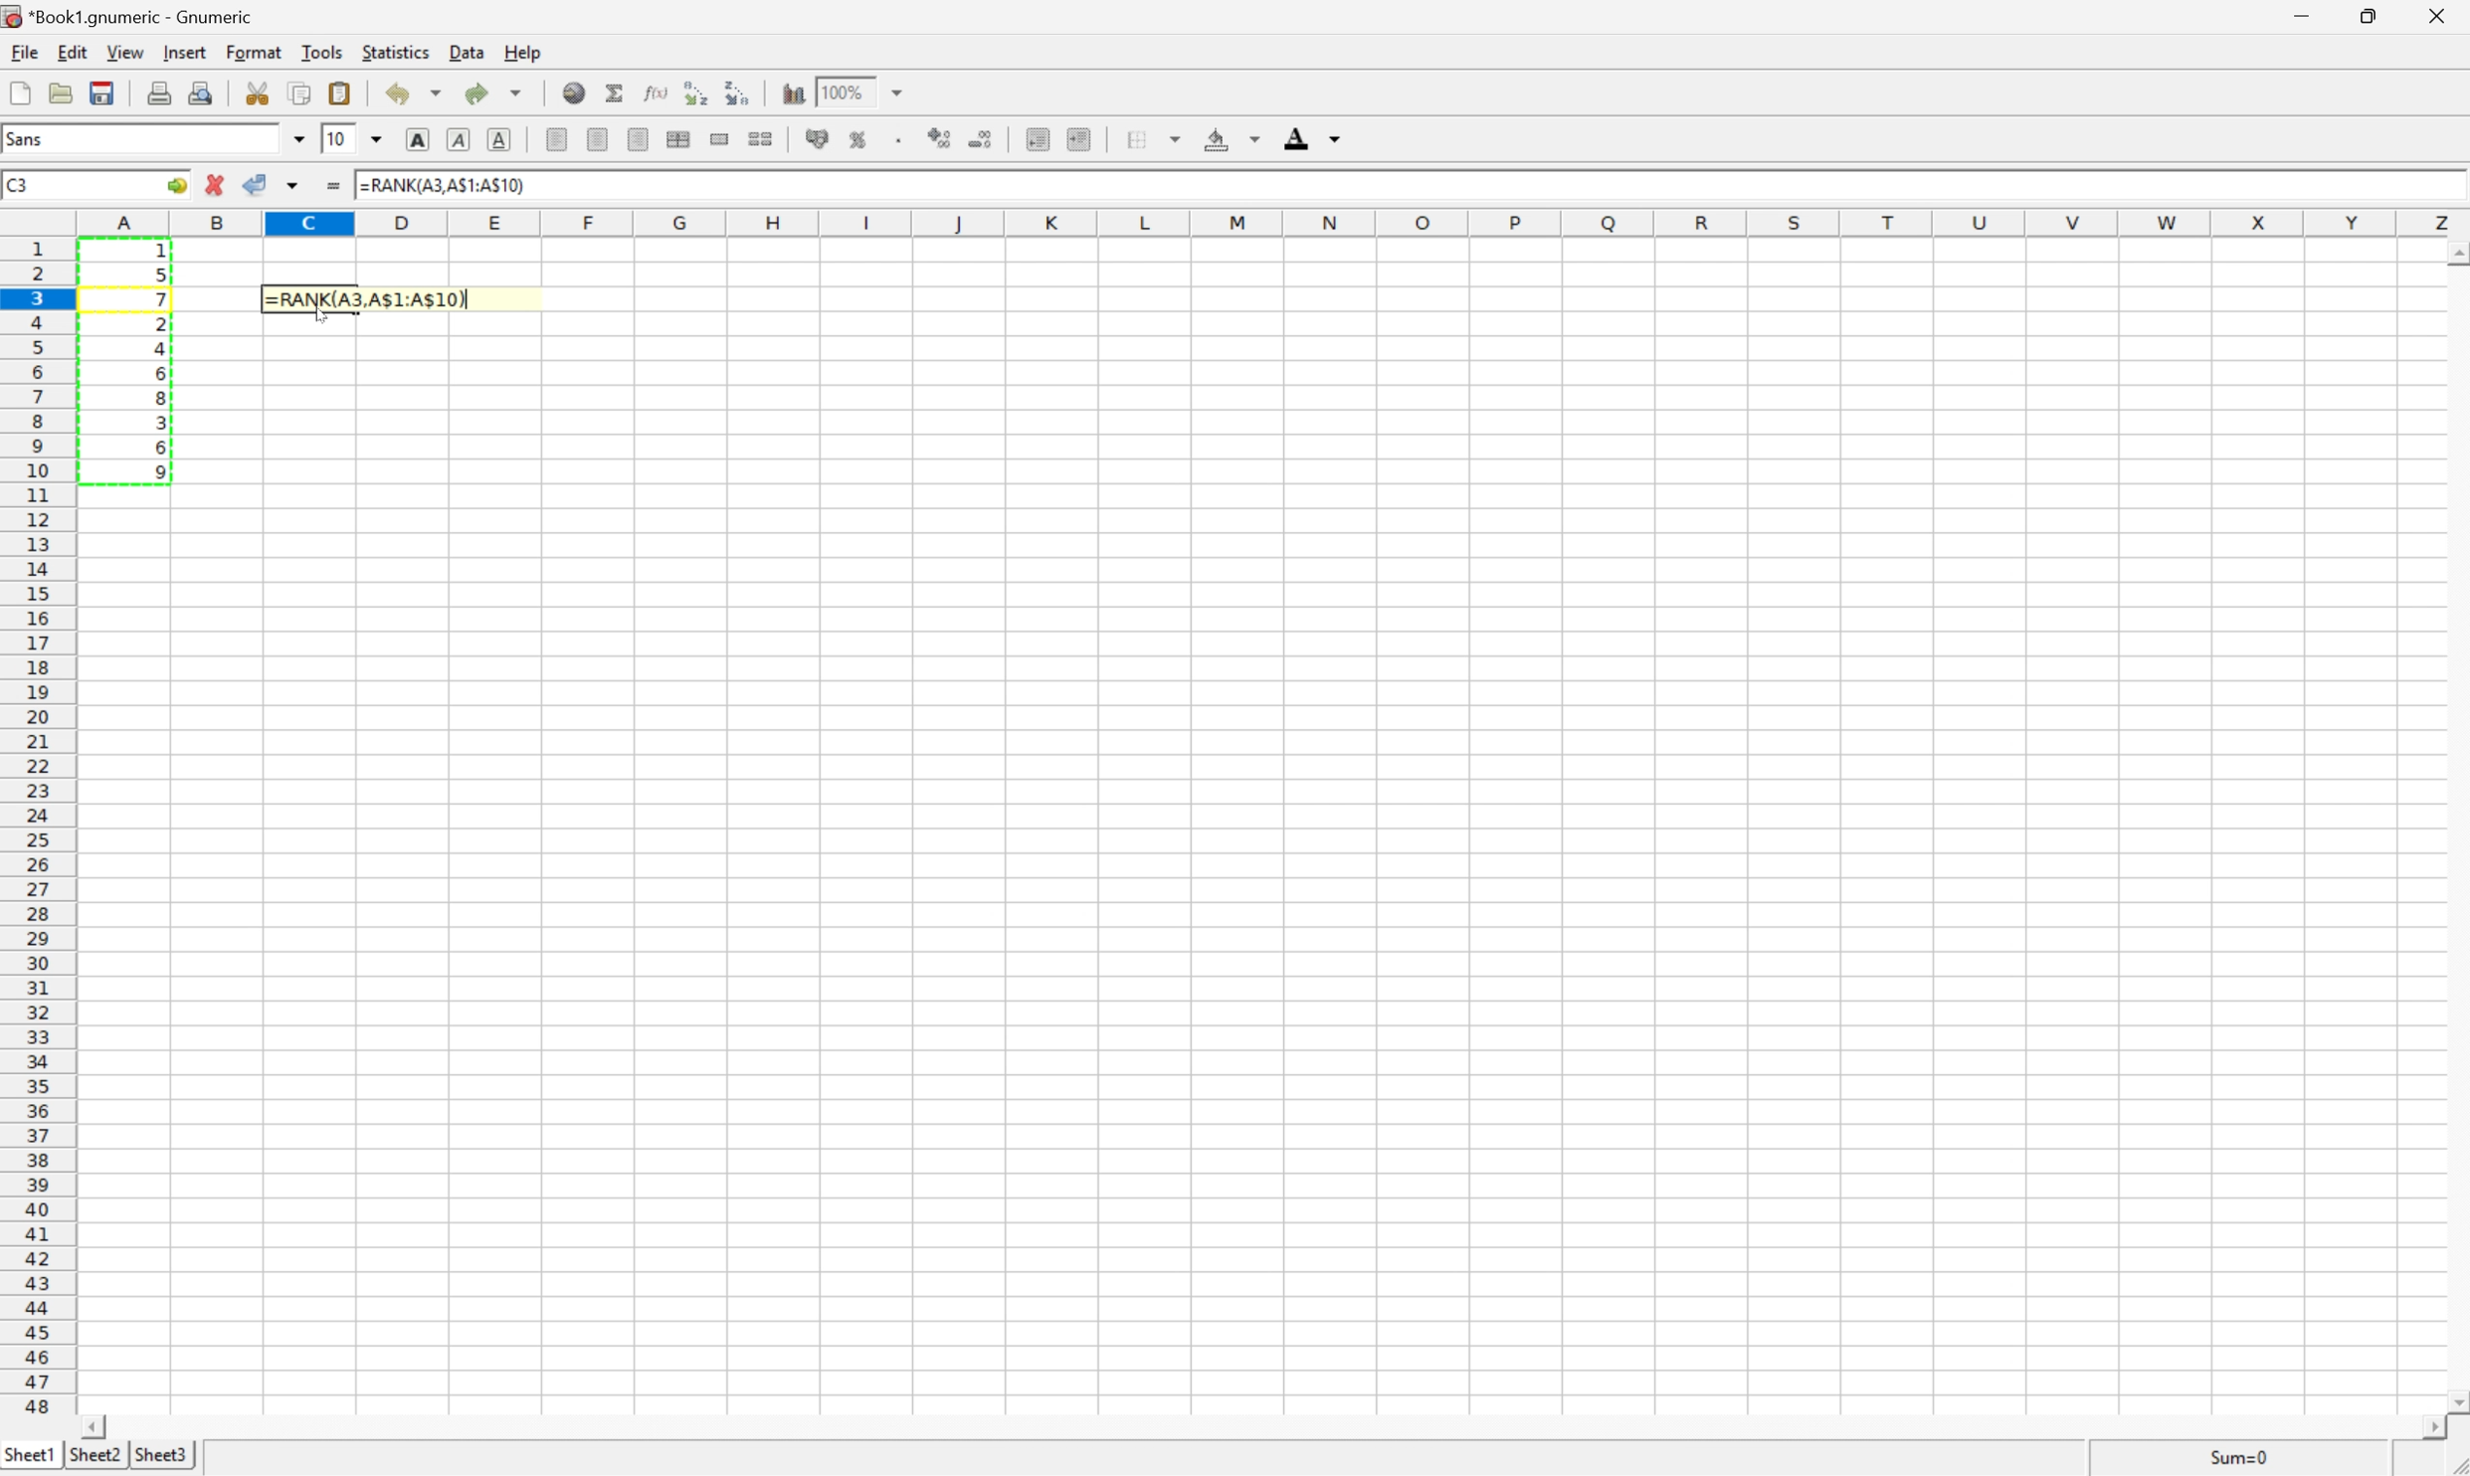 The width and height of the screenshot is (2470, 1476). What do you see at coordinates (254, 50) in the screenshot?
I see `format` at bounding box center [254, 50].